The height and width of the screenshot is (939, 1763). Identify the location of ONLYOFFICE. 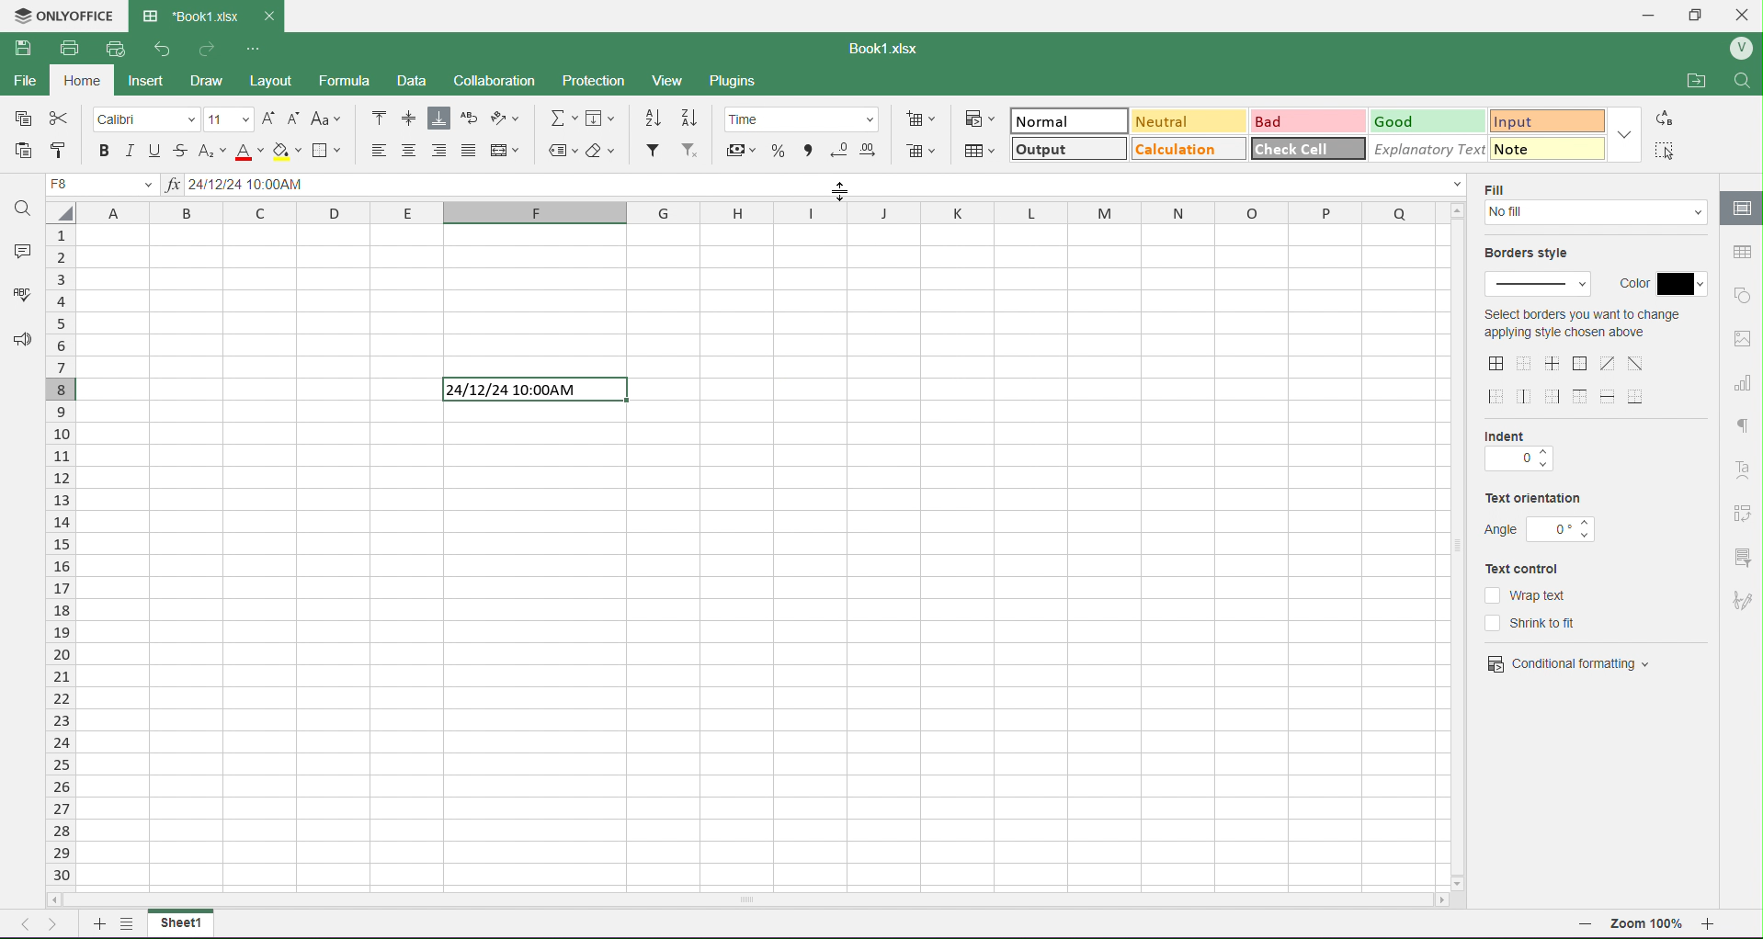
(63, 14).